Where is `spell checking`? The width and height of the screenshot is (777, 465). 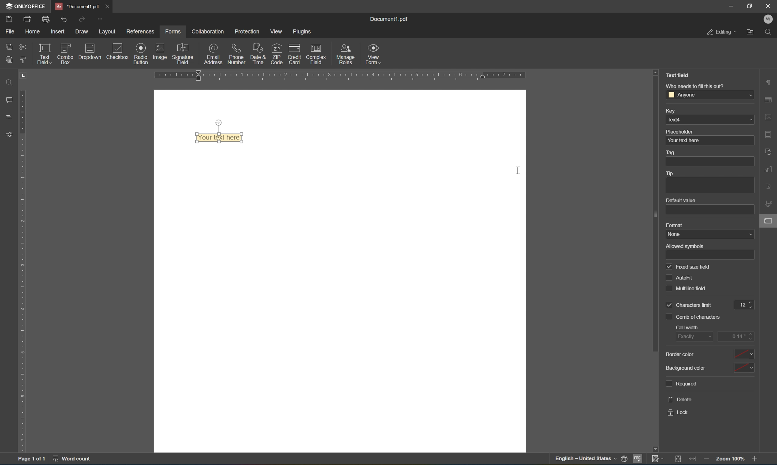 spell checking is located at coordinates (637, 459).